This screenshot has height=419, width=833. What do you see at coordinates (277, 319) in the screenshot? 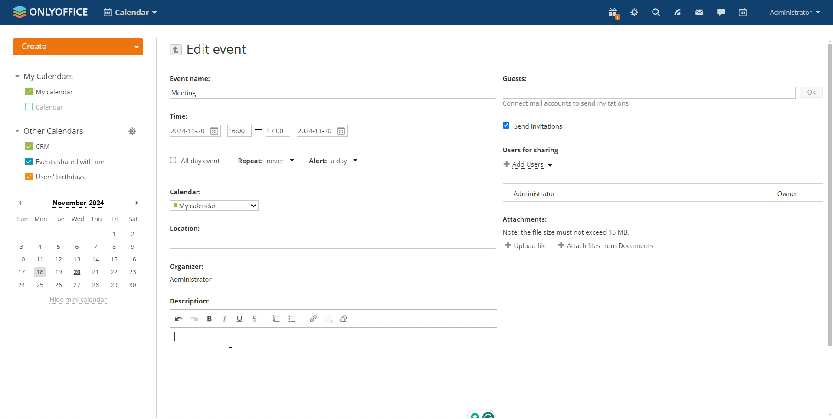
I see `insert/remove numbered list` at bounding box center [277, 319].